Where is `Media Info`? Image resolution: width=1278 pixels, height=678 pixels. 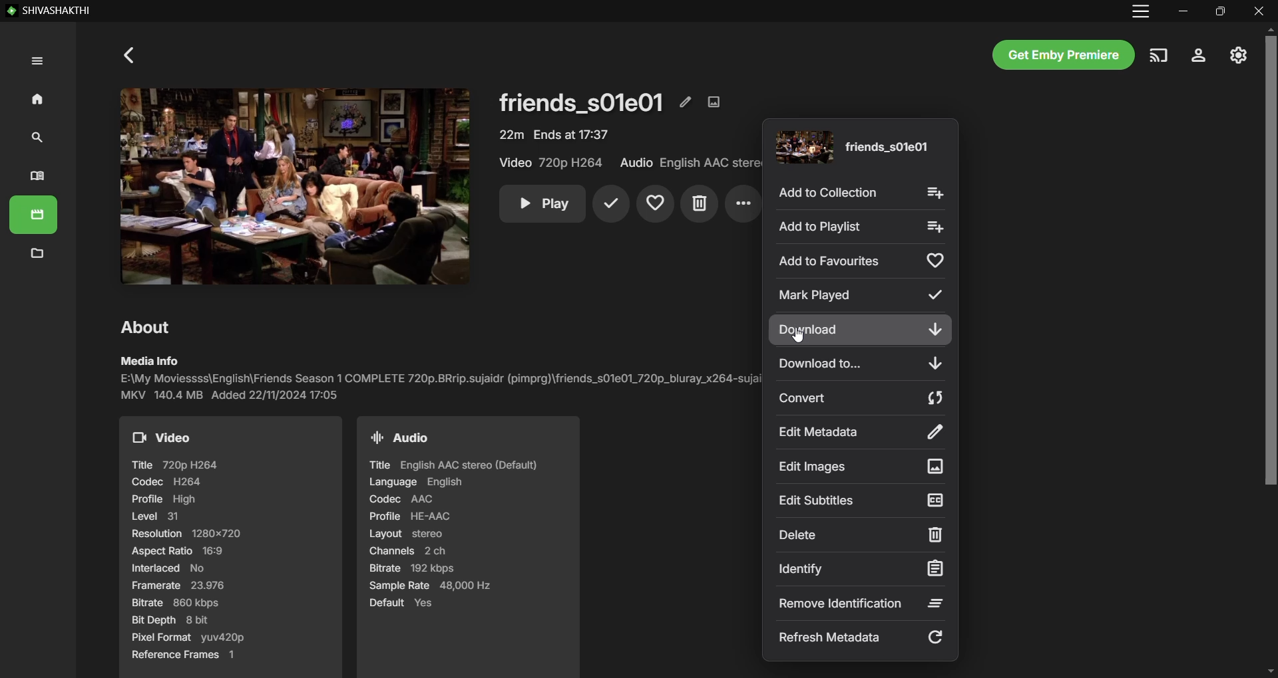 Media Info is located at coordinates (437, 378).